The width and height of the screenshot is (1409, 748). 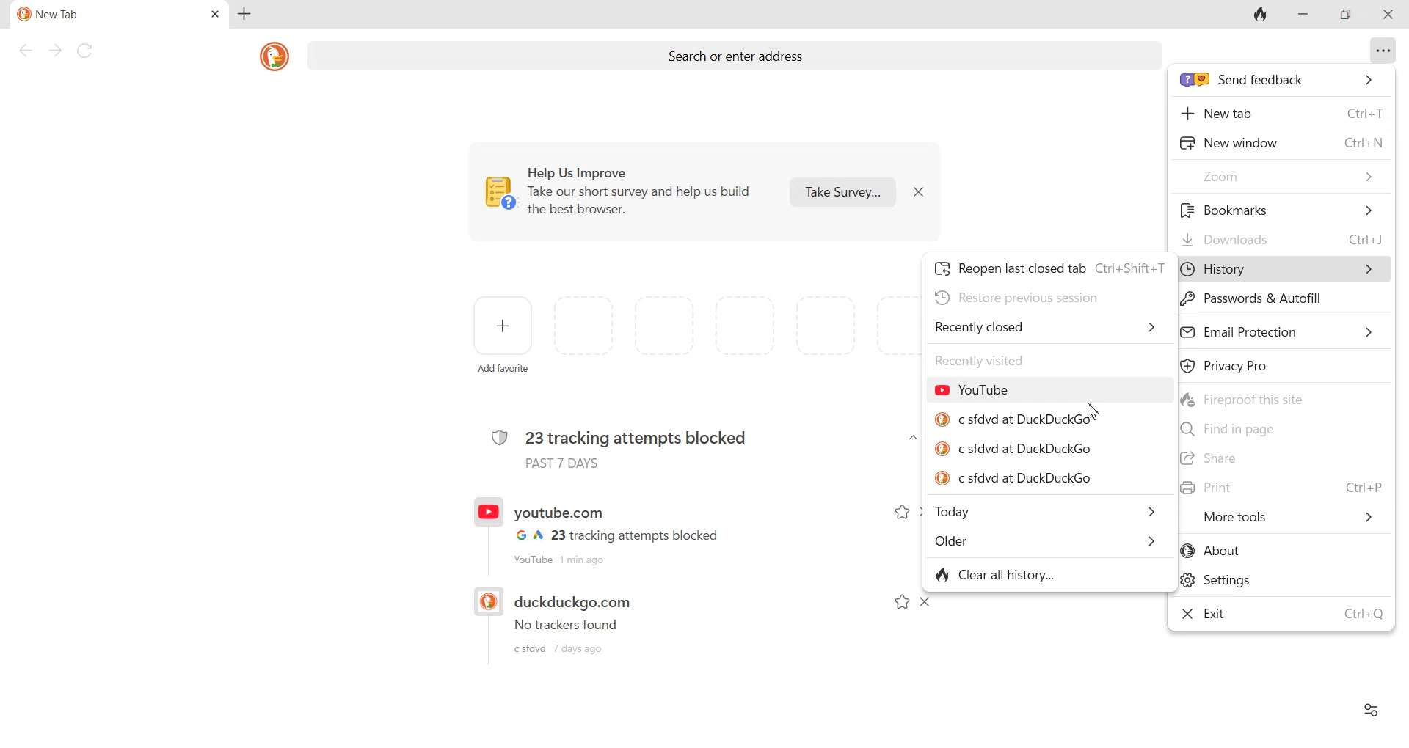 What do you see at coordinates (1093, 412) in the screenshot?
I see `Cursor` at bounding box center [1093, 412].